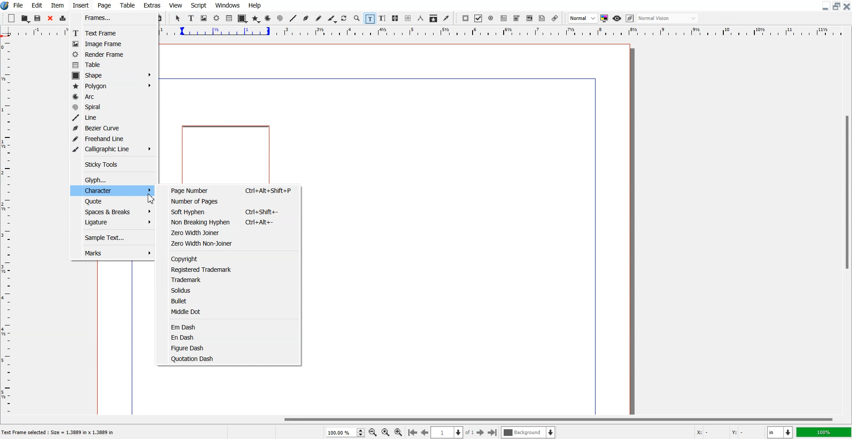  Describe the element at coordinates (104, 5) in the screenshot. I see `Page` at that location.